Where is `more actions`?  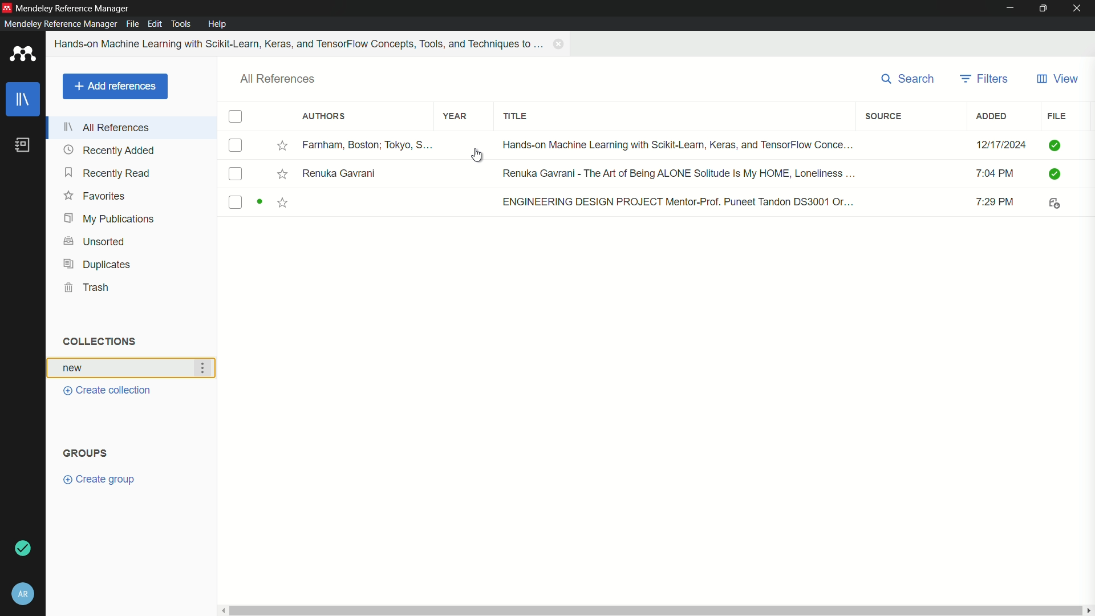
more actions is located at coordinates (204, 369).